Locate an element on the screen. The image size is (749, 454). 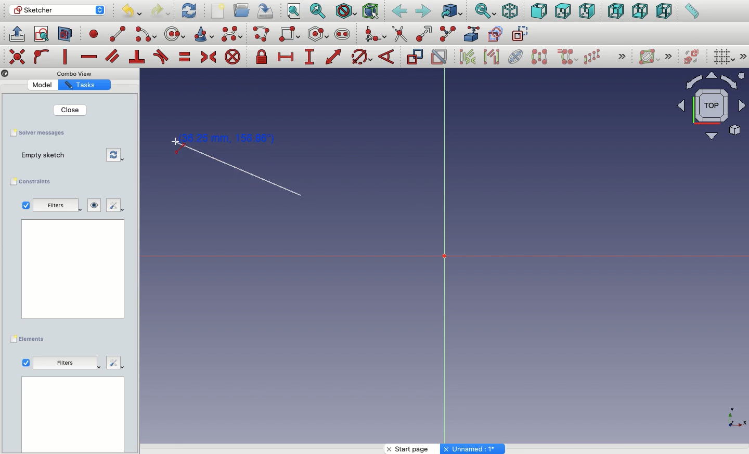
Fit all is located at coordinates (295, 11).